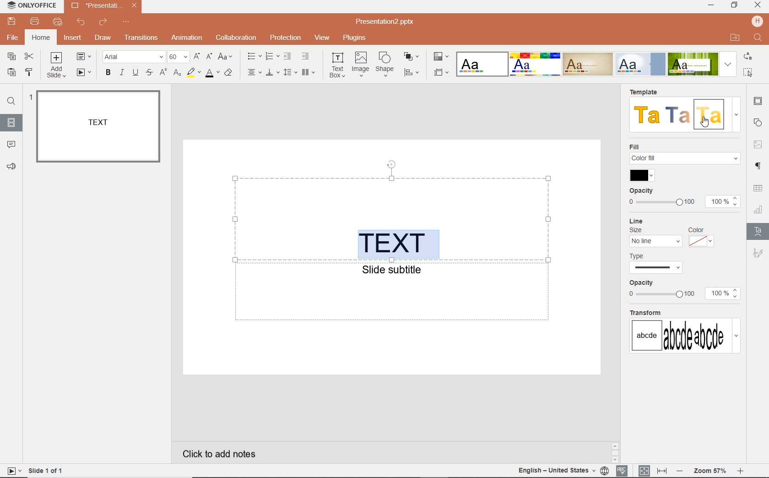  Describe the element at coordinates (414, 74) in the screenshot. I see `ALIGN SHAPE` at that location.